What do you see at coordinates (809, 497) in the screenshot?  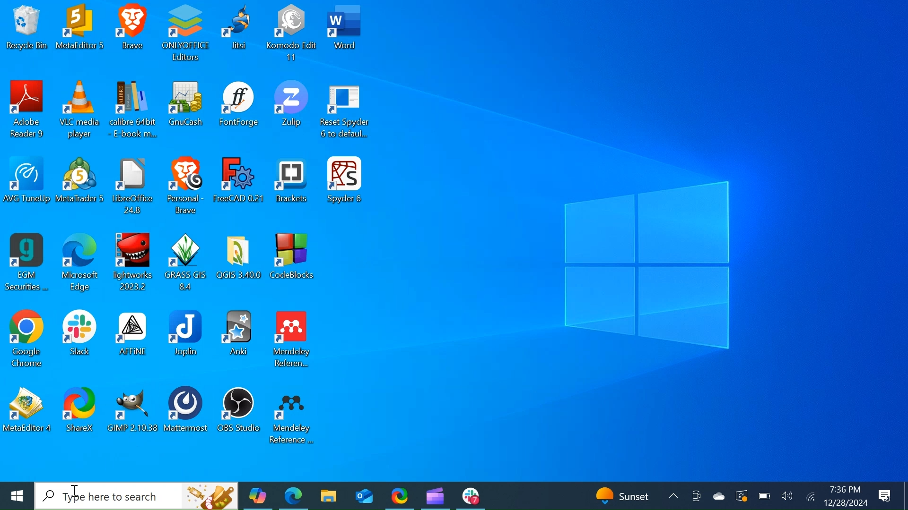 I see `Internet Connectivity` at bounding box center [809, 497].